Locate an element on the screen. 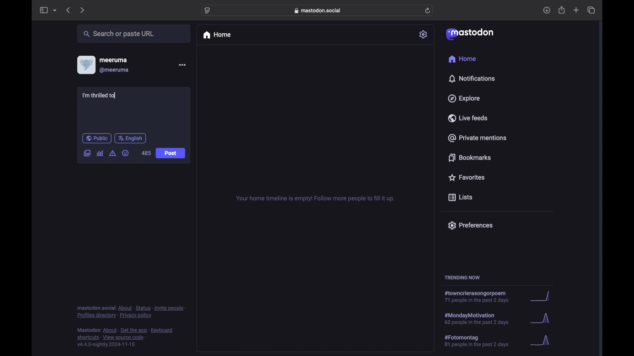  text cursor is located at coordinates (114, 96).